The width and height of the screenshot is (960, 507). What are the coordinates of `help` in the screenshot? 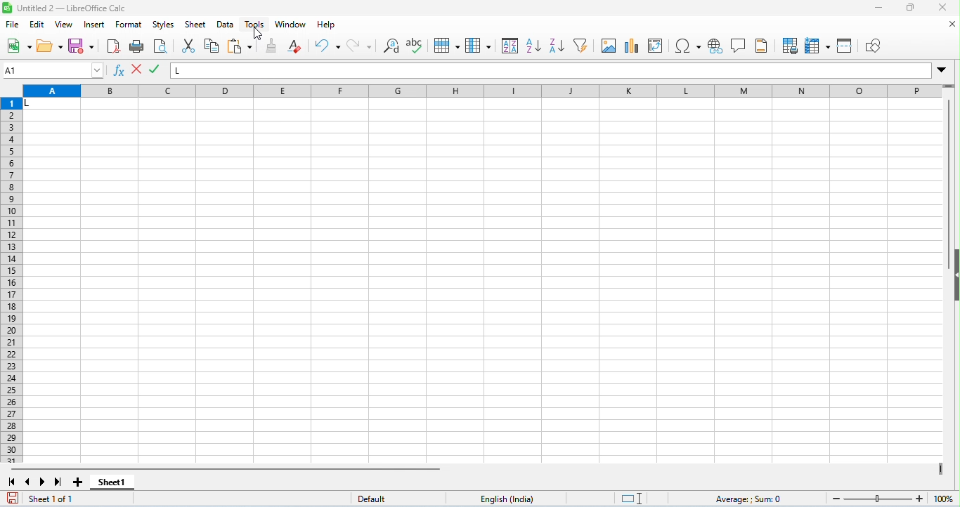 It's located at (327, 26).